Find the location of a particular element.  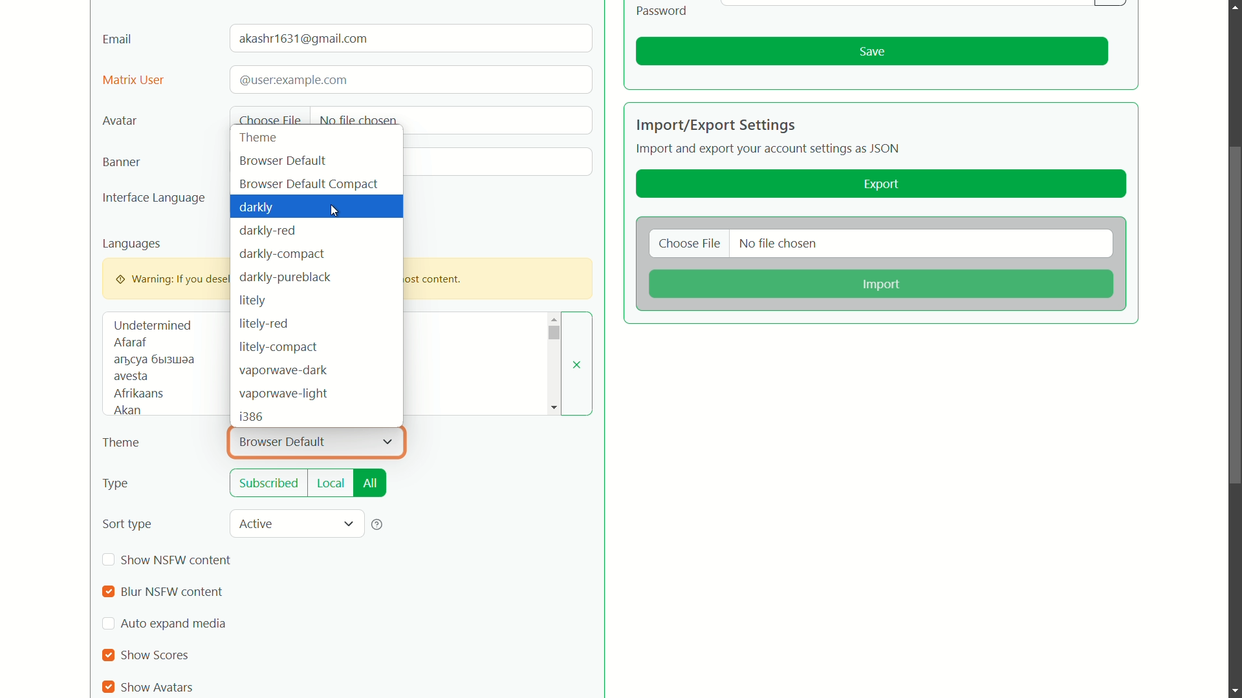

email is located at coordinates (118, 38).